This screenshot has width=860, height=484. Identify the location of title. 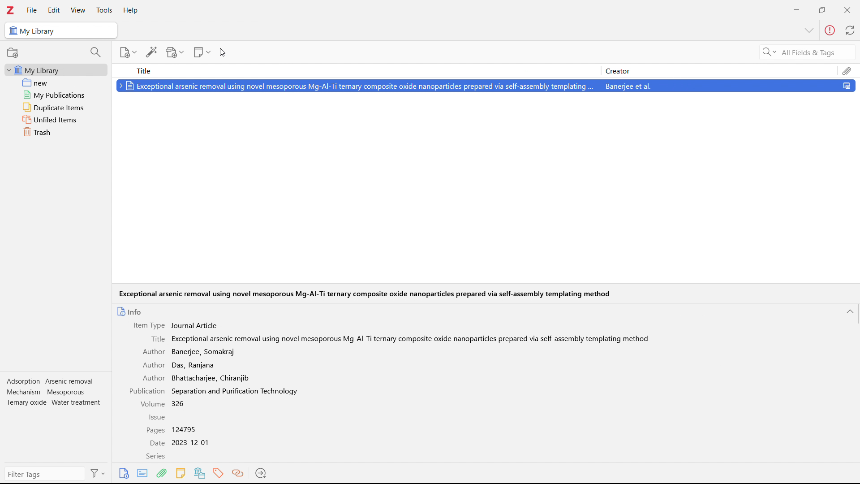
(356, 70).